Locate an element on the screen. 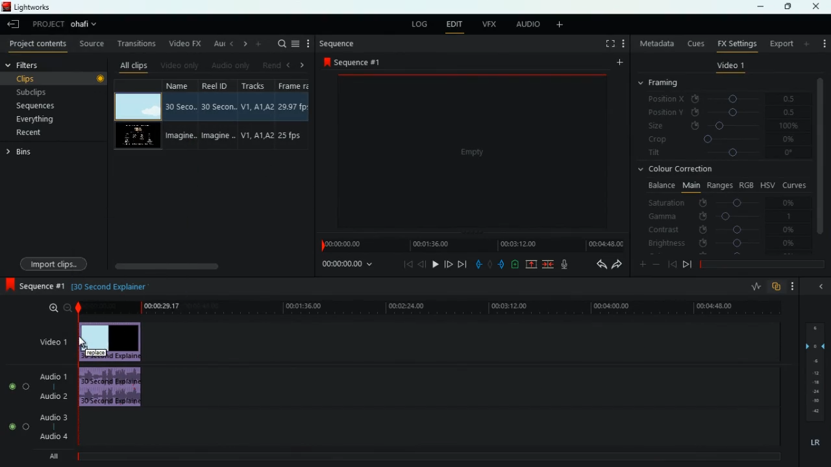 This screenshot has height=467, width=831. merge is located at coordinates (549, 265).